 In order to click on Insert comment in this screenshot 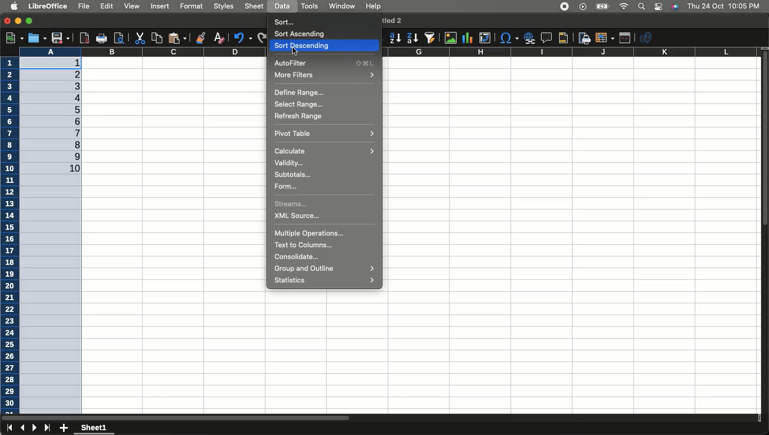, I will do `click(544, 38)`.